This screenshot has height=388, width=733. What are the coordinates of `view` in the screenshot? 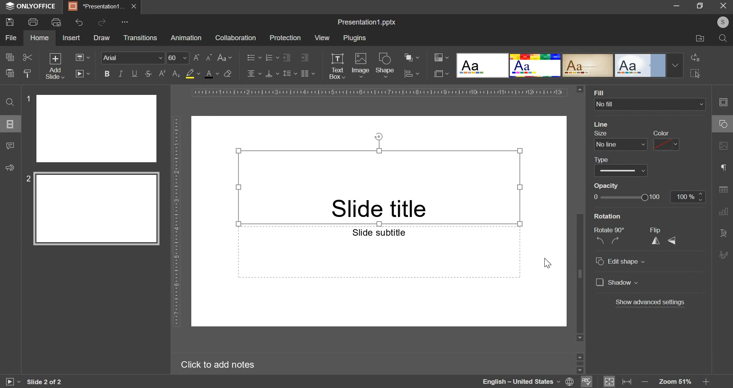 It's located at (322, 37).